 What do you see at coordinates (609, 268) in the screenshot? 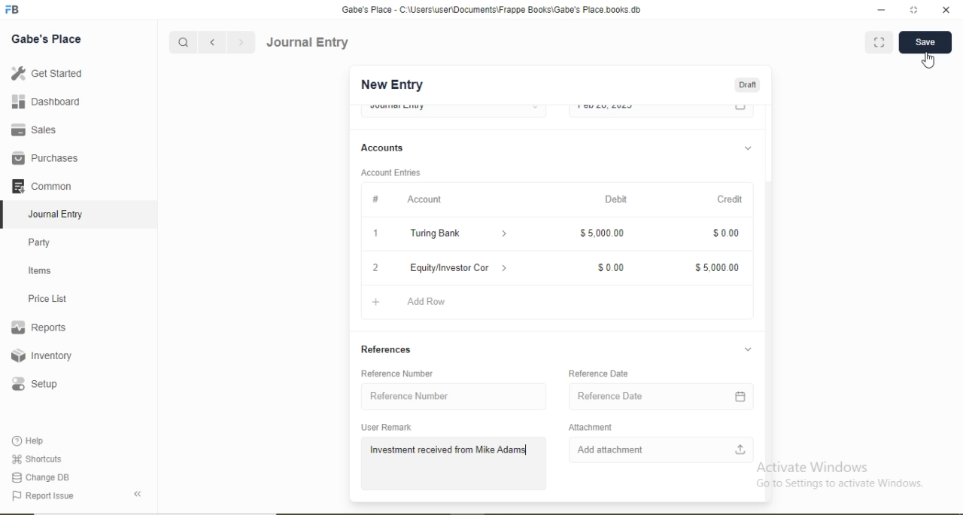
I see `$0.00` at bounding box center [609, 268].